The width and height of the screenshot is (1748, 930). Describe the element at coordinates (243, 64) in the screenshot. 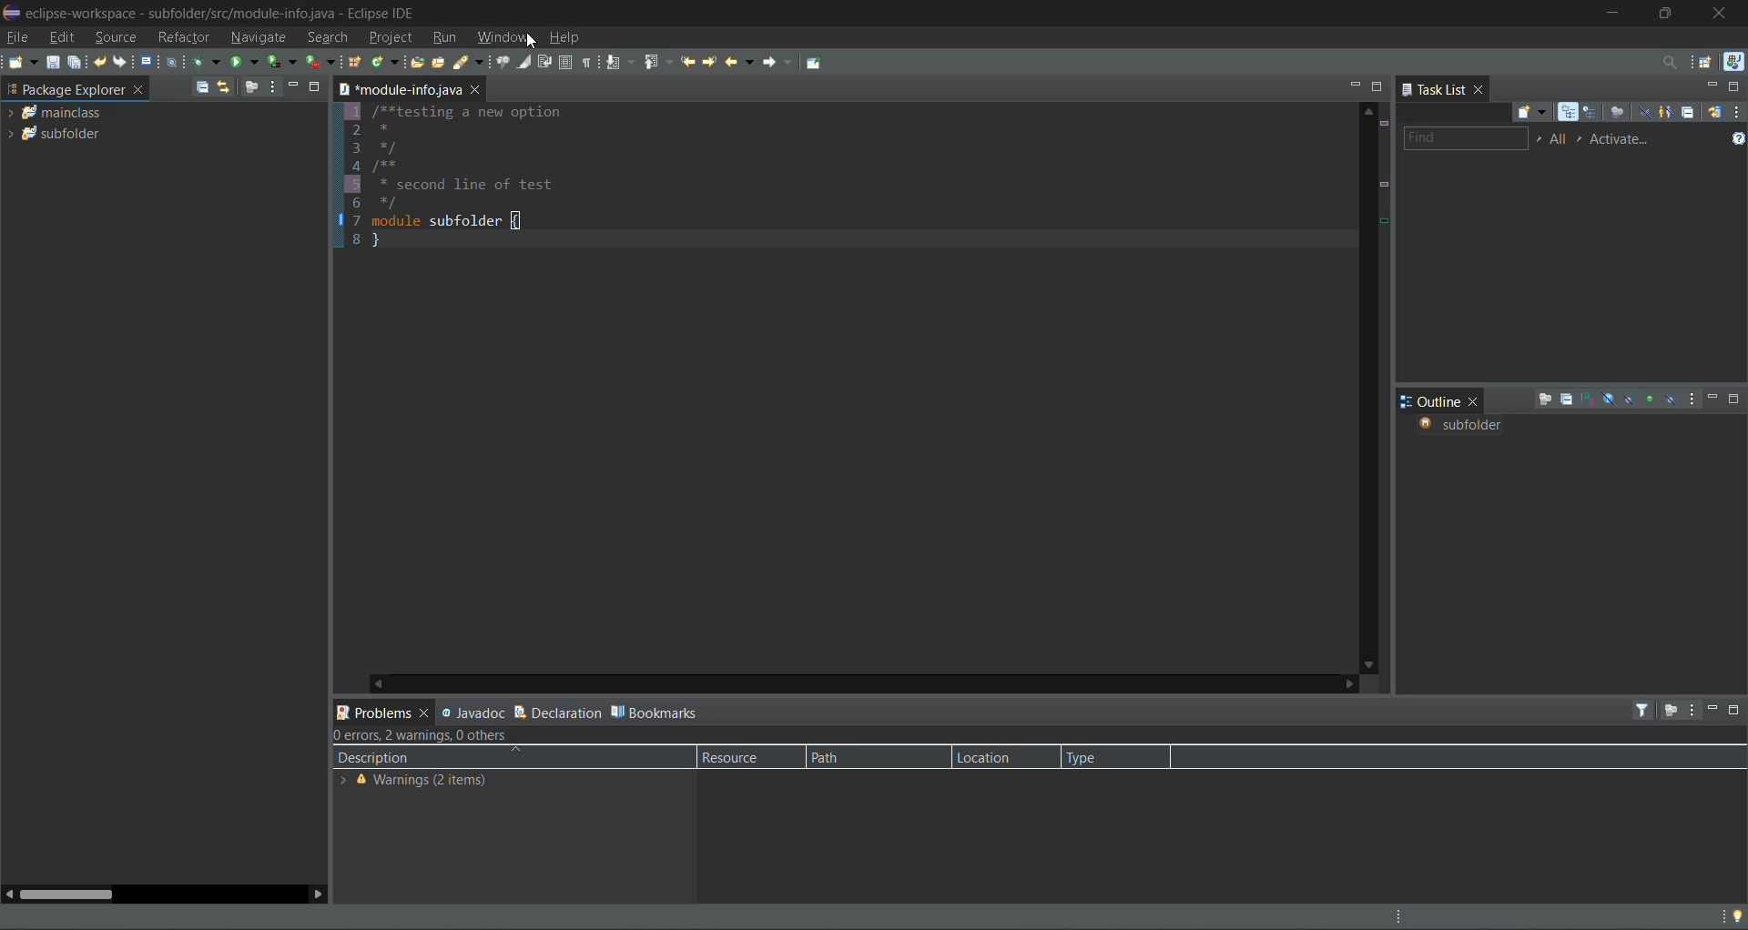

I see `run` at that location.